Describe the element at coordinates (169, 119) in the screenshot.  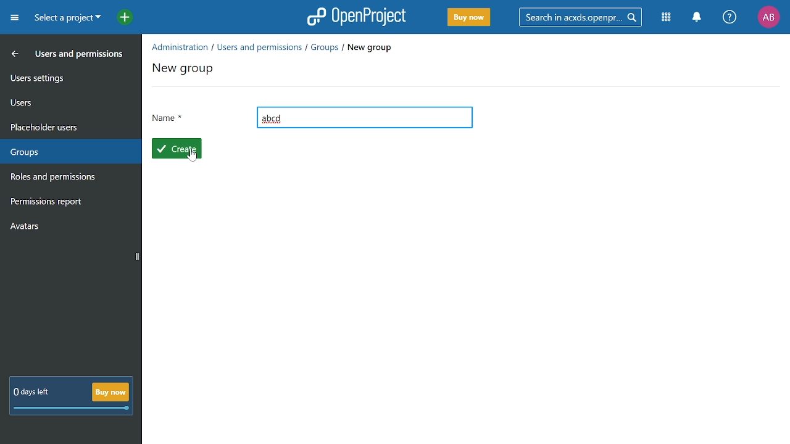
I see `Name *` at that location.